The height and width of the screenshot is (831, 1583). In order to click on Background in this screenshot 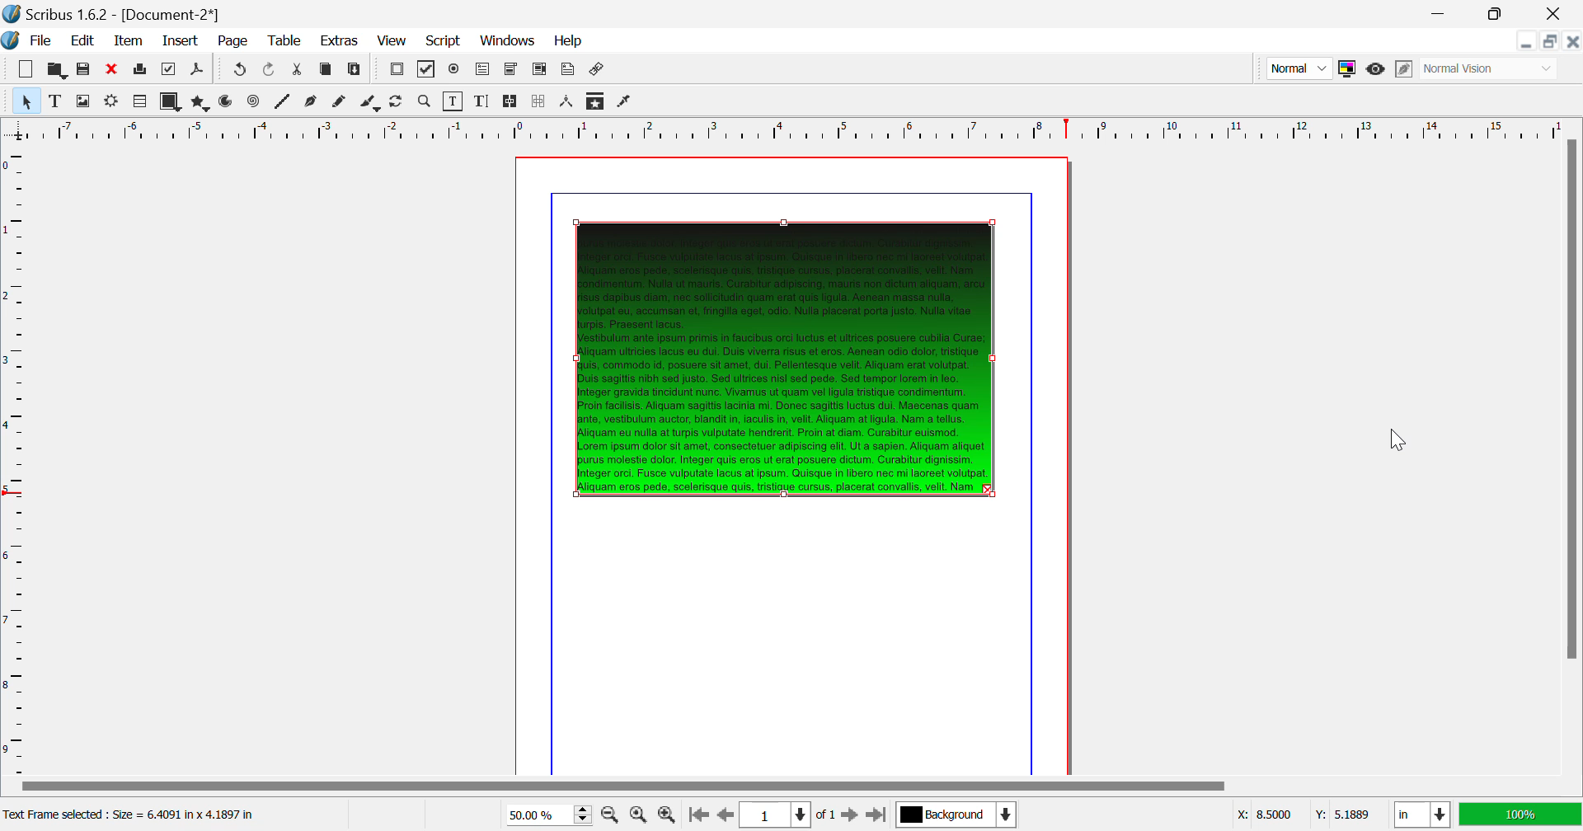, I will do `click(956, 816)`.